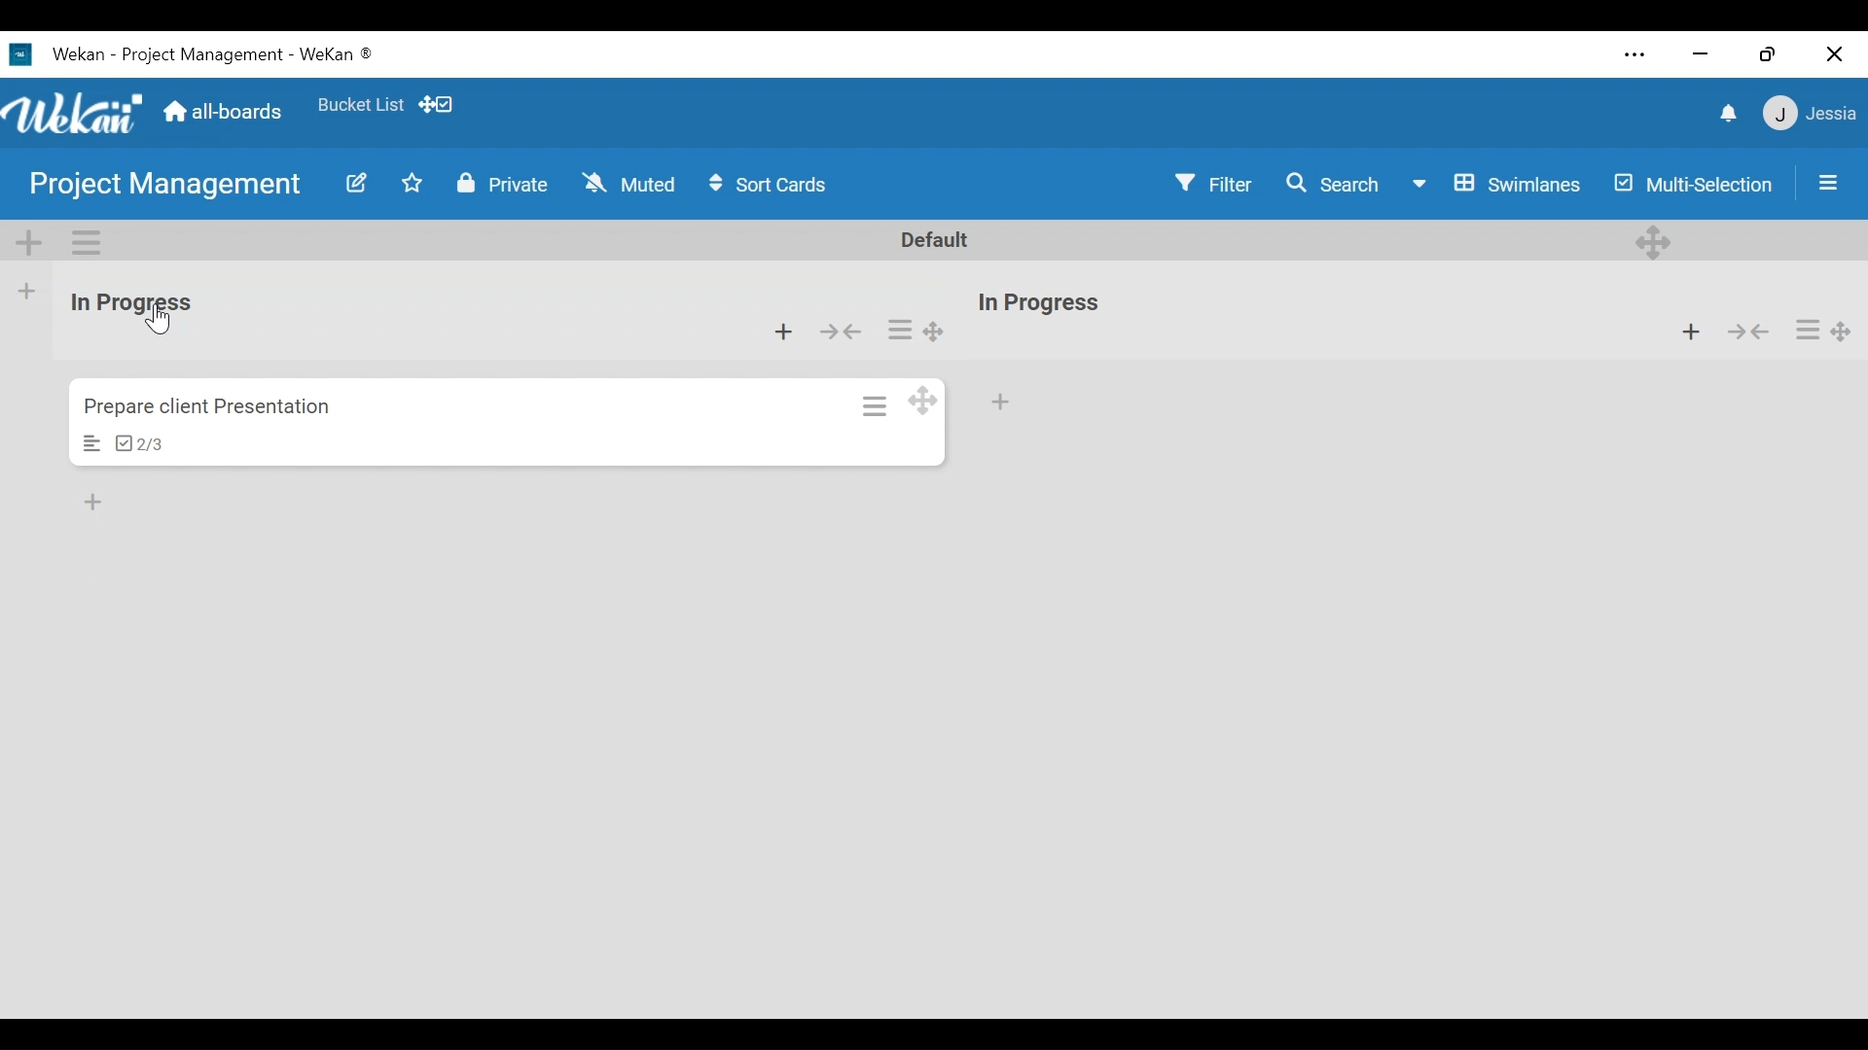 The image size is (1868, 1050). Describe the element at coordinates (162, 323) in the screenshot. I see `Cursor` at that location.